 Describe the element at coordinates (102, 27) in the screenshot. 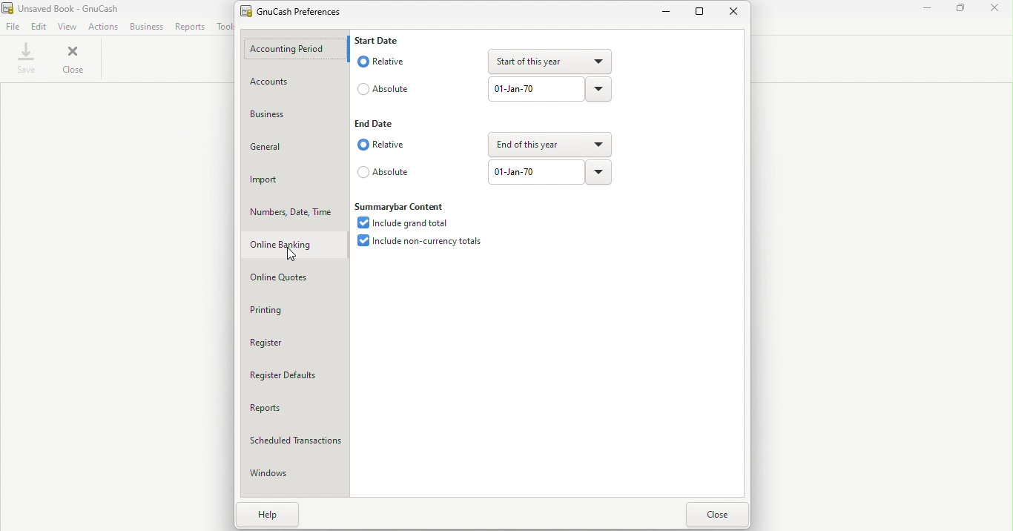

I see `Actions` at that location.